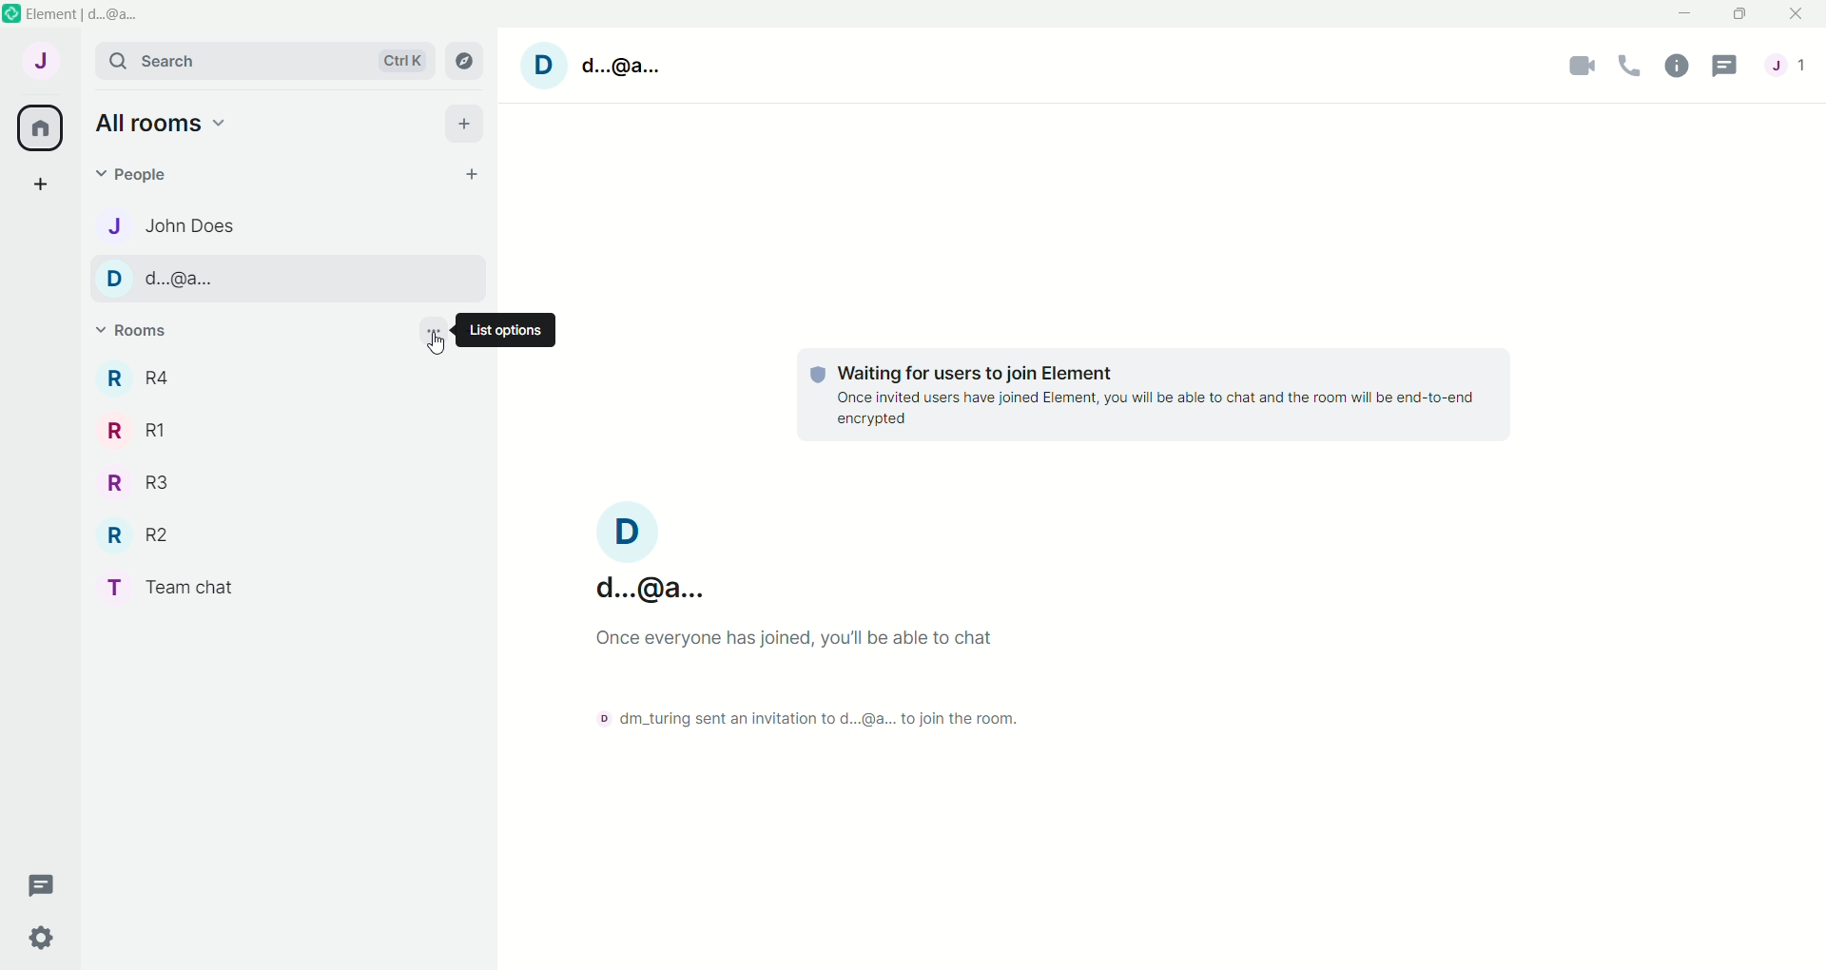 Image resolution: width=1826 pixels, height=970 pixels. I want to click on All rooms, so click(39, 127).